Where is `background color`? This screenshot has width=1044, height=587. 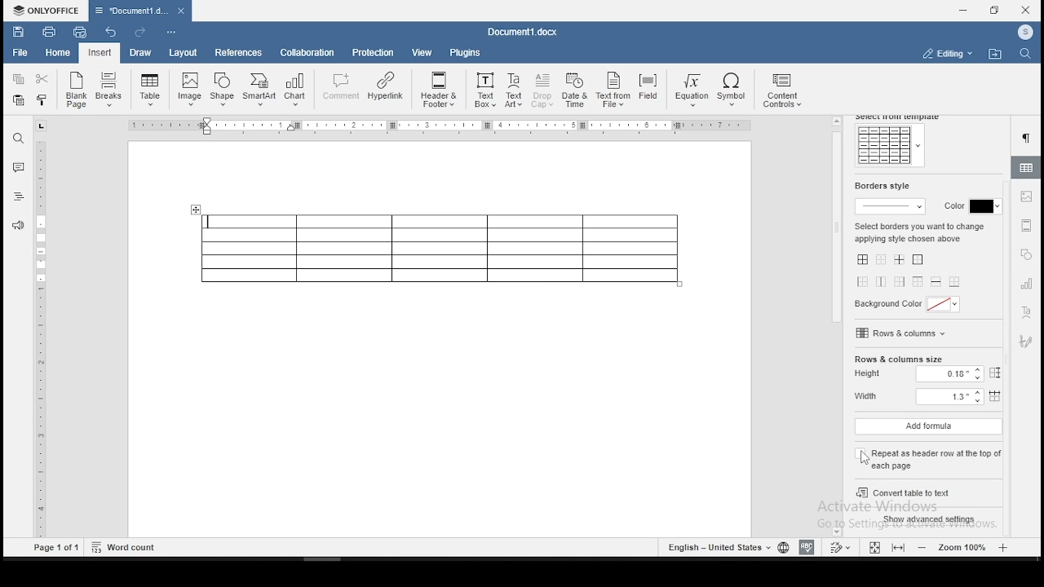
background color is located at coordinates (909, 306).